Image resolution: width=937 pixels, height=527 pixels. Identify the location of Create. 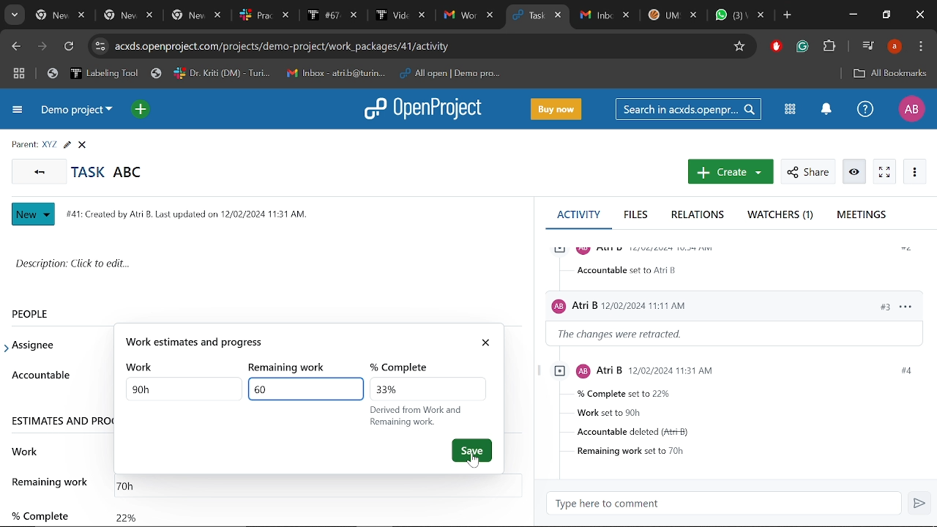
(728, 173).